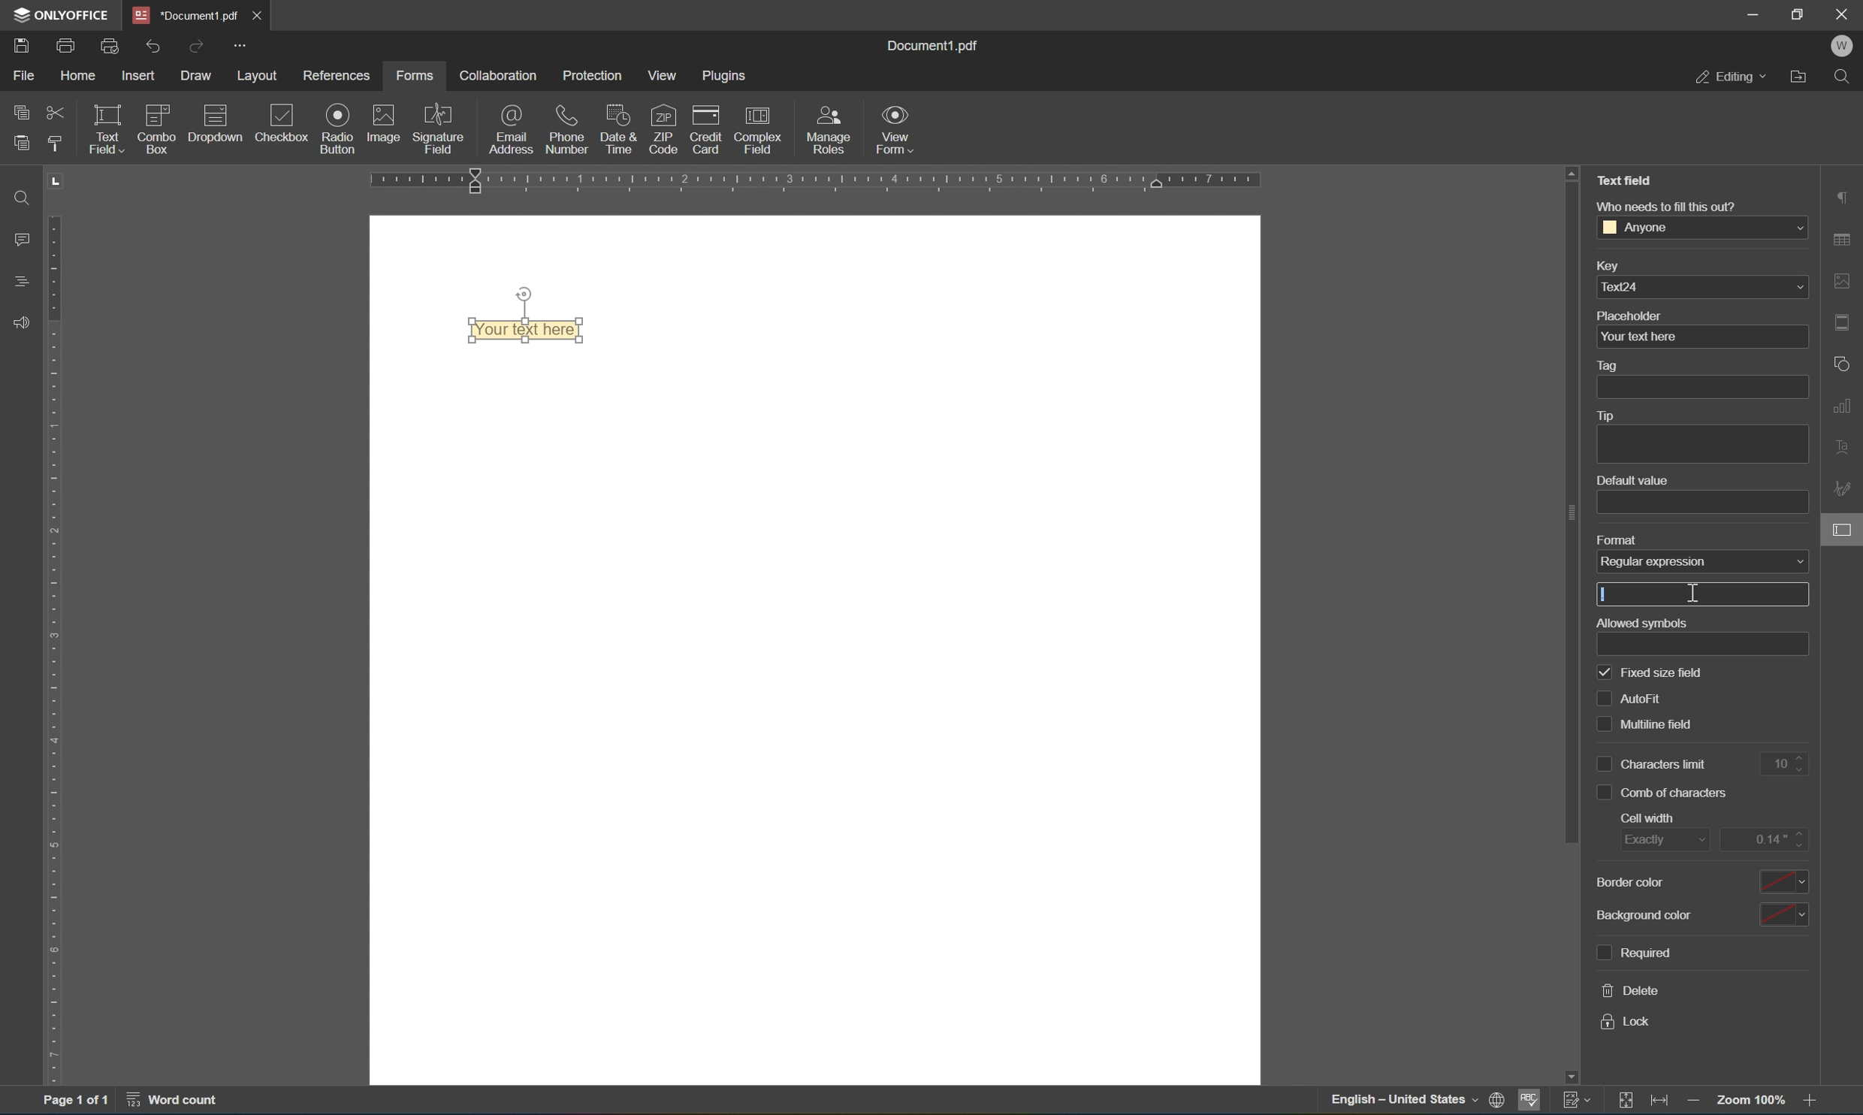 The height and width of the screenshot is (1115, 1863). I want to click on print, so click(67, 48).